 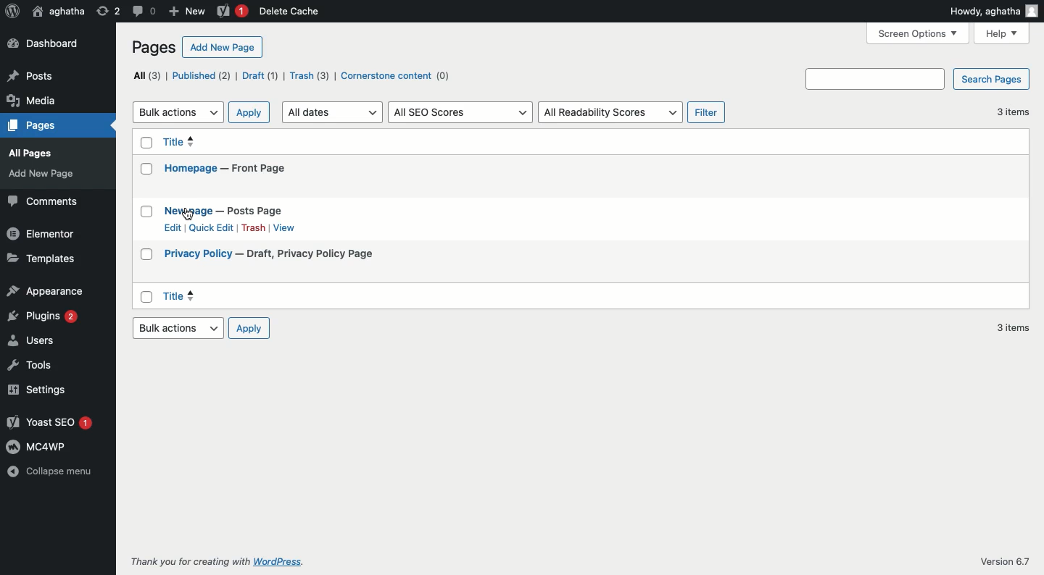 What do you see at coordinates (228, 145) in the screenshot?
I see `Title` at bounding box center [228, 145].